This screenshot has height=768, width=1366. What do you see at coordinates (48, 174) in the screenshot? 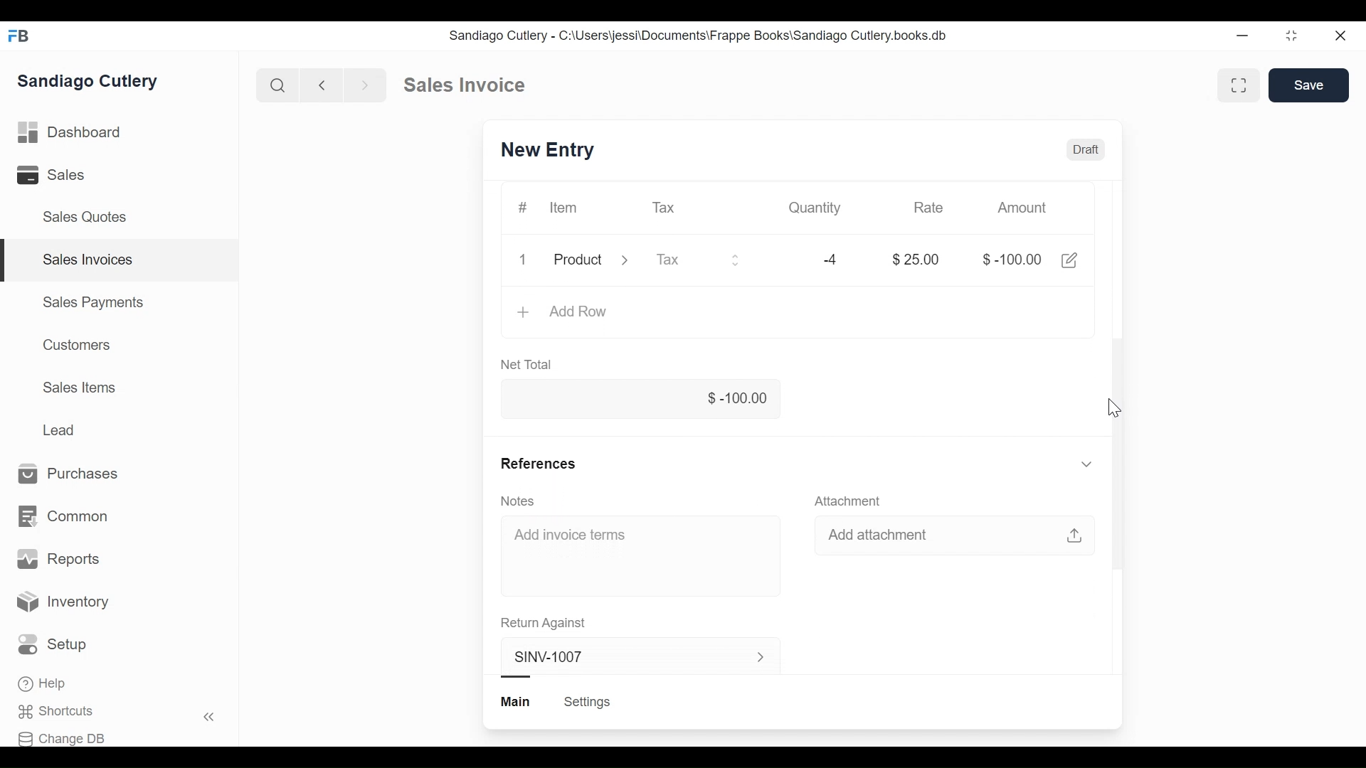
I see ` Sales` at bounding box center [48, 174].